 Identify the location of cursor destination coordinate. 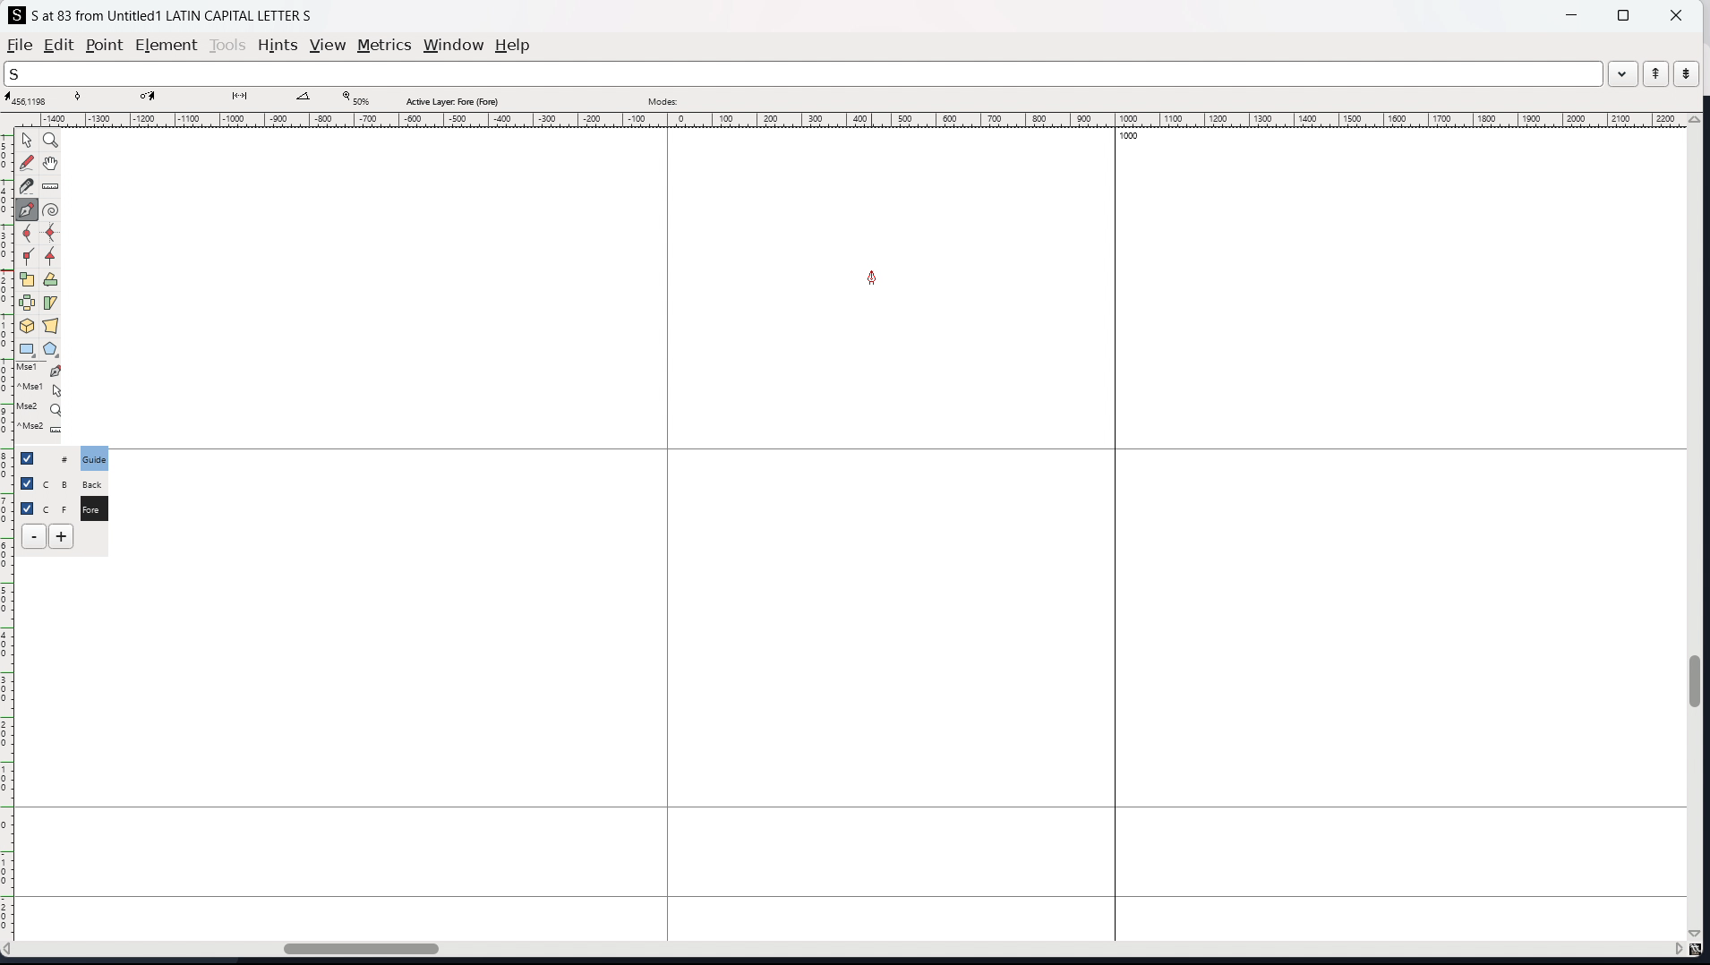
(150, 99).